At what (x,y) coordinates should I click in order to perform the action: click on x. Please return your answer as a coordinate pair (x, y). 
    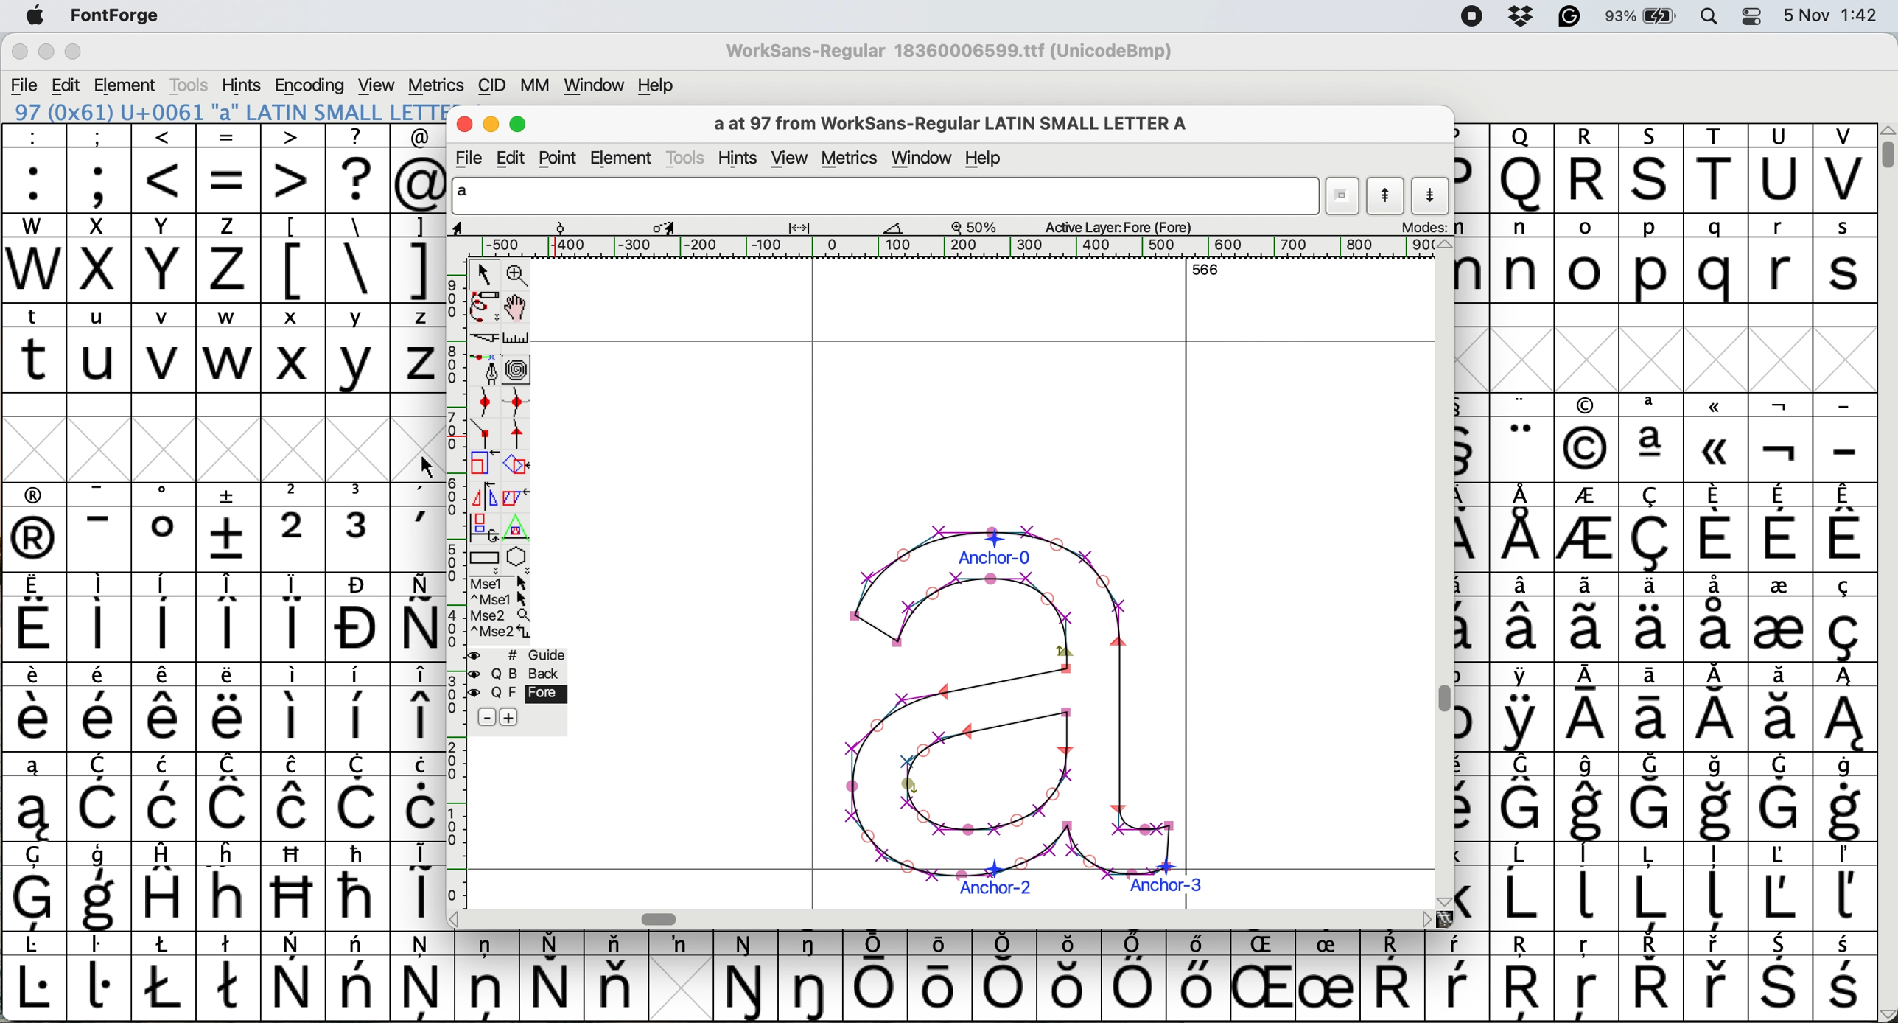
    Looking at the image, I should click on (293, 348).